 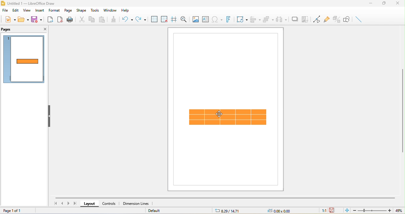 What do you see at coordinates (44, 29) in the screenshot?
I see `close` at bounding box center [44, 29].